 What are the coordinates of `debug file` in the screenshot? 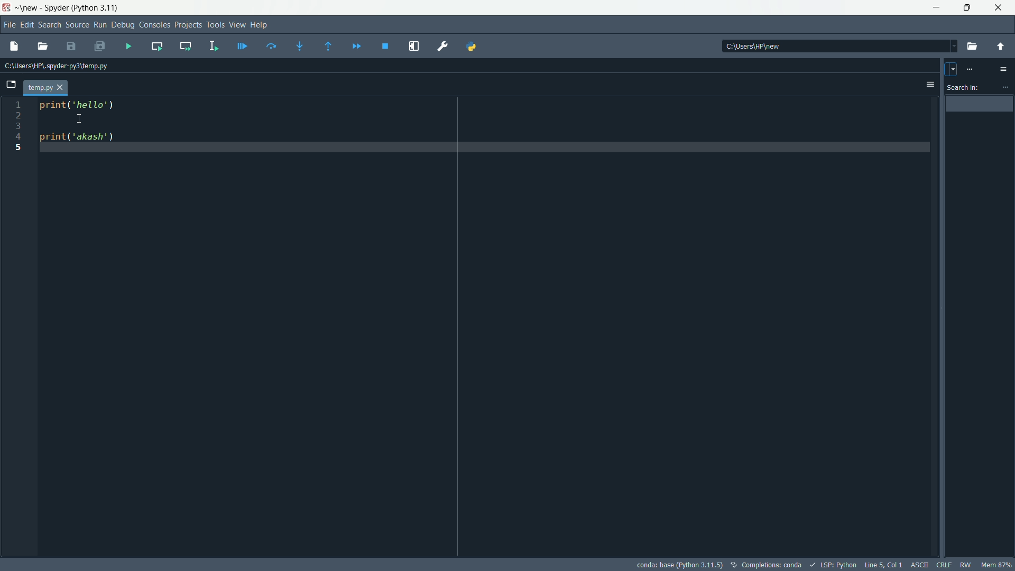 It's located at (128, 46).